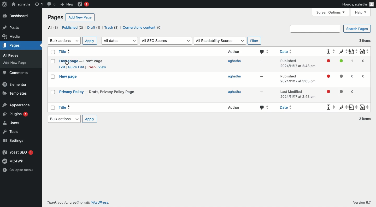 The height and width of the screenshot is (207, 376). Describe the element at coordinates (143, 27) in the screenshot. I see `Cornerstone content` at that location.